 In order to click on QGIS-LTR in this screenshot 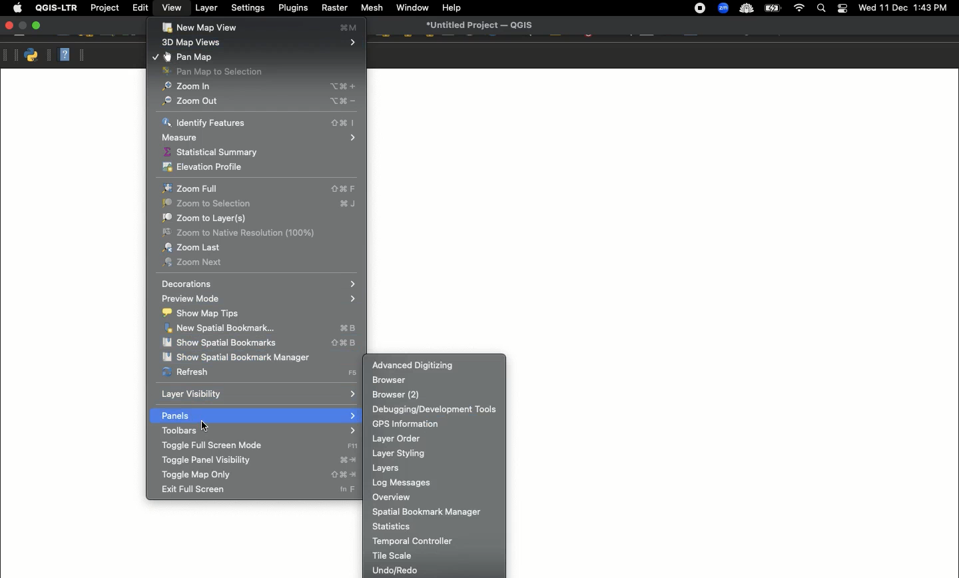, I will do `click(57, 7)`.